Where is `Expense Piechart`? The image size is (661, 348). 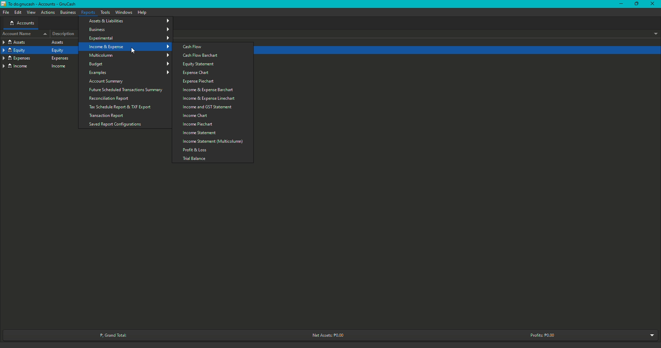
Expense Piechart is located at coordinates (199, 81).